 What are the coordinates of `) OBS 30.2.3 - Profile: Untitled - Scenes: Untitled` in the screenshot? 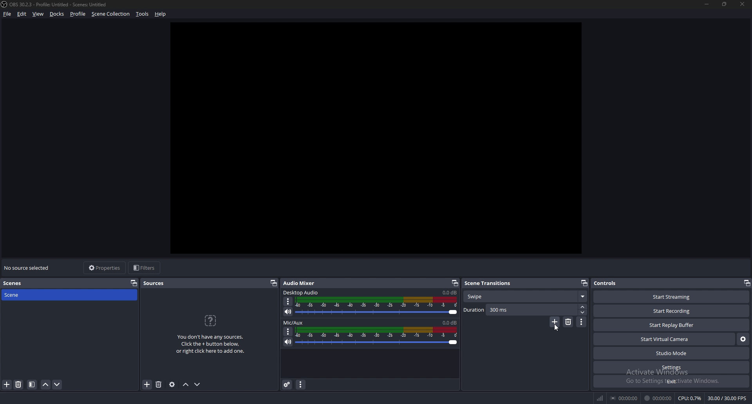 It's located at (63, 5).